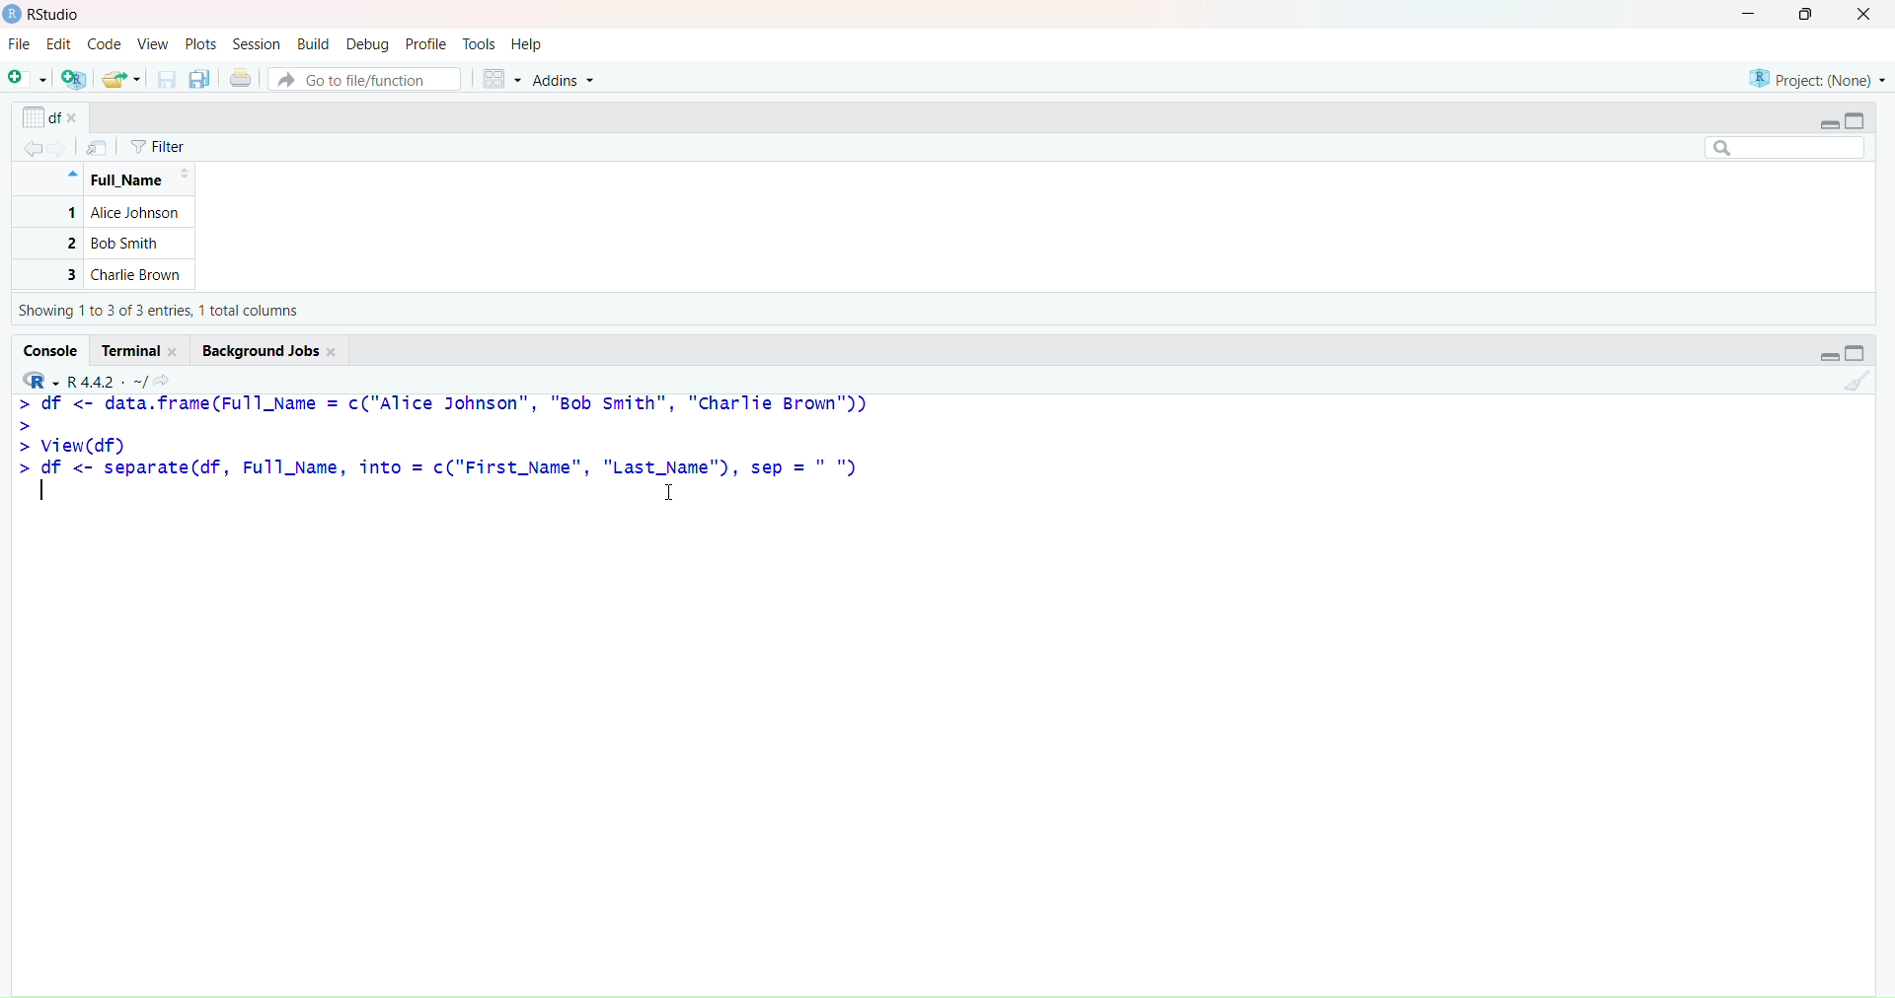 Image resolution: width=1895 pixels, height=998 pixels. I want to click on Minimize, so click(1828, 122).